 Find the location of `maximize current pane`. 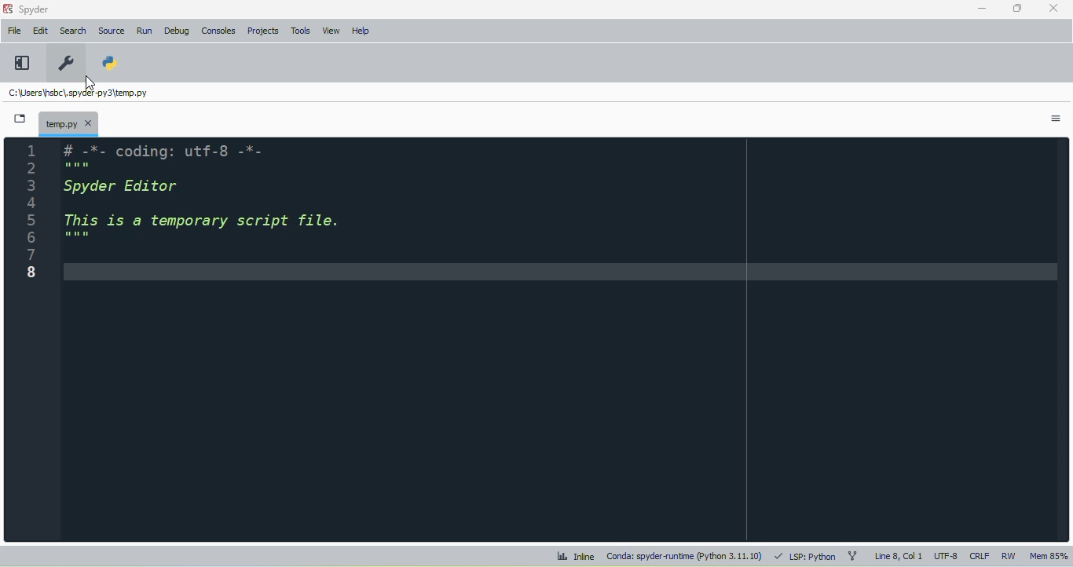

maximize current pane is located at coordinates (23, 63).